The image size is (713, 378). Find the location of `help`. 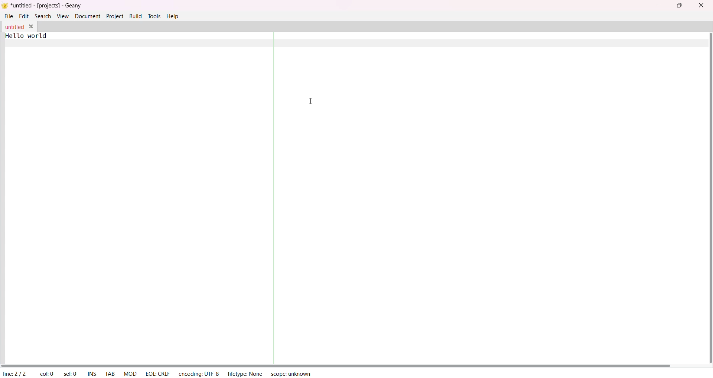

help is located at coordinates (175, 16).